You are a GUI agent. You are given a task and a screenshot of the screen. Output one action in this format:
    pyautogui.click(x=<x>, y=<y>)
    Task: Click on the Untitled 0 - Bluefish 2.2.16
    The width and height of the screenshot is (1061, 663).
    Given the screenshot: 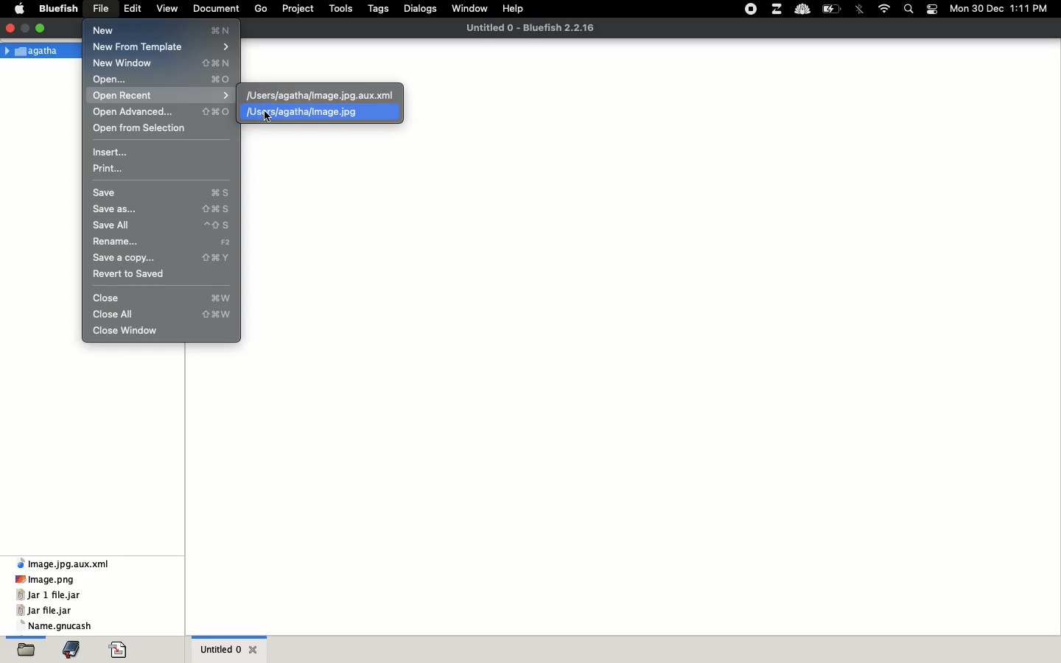 What is the action you would take?
    pyautogui.click(x=530, y=27)
    